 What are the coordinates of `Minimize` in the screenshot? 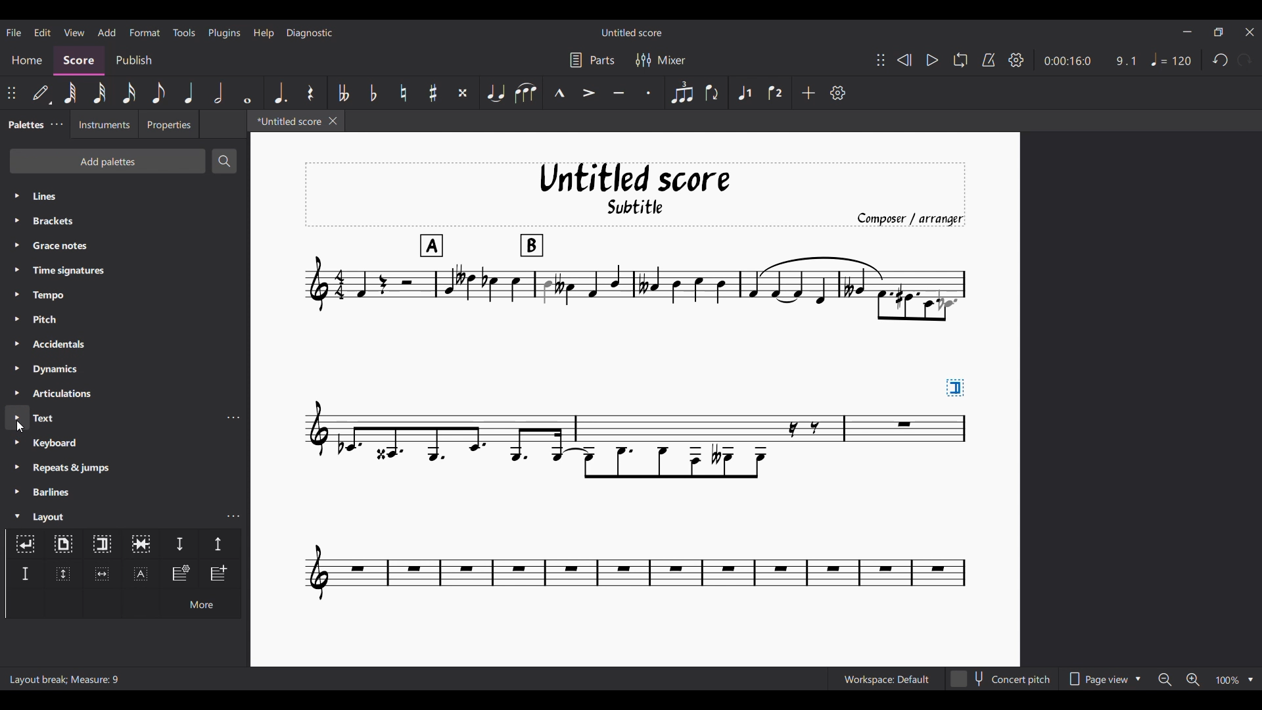 It's located at (1188, 32).